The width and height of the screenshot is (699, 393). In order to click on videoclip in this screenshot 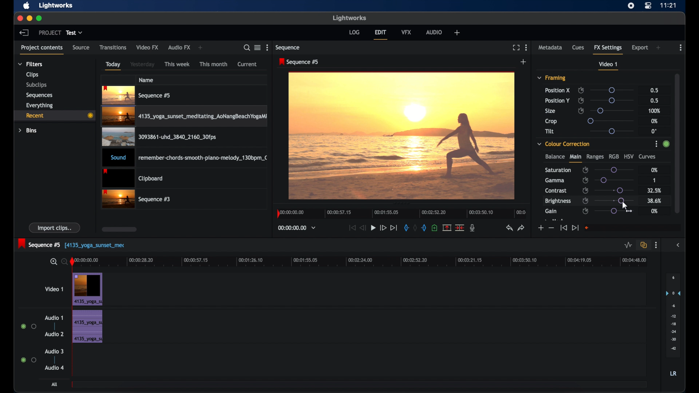, I will do `click(137, 95)`.